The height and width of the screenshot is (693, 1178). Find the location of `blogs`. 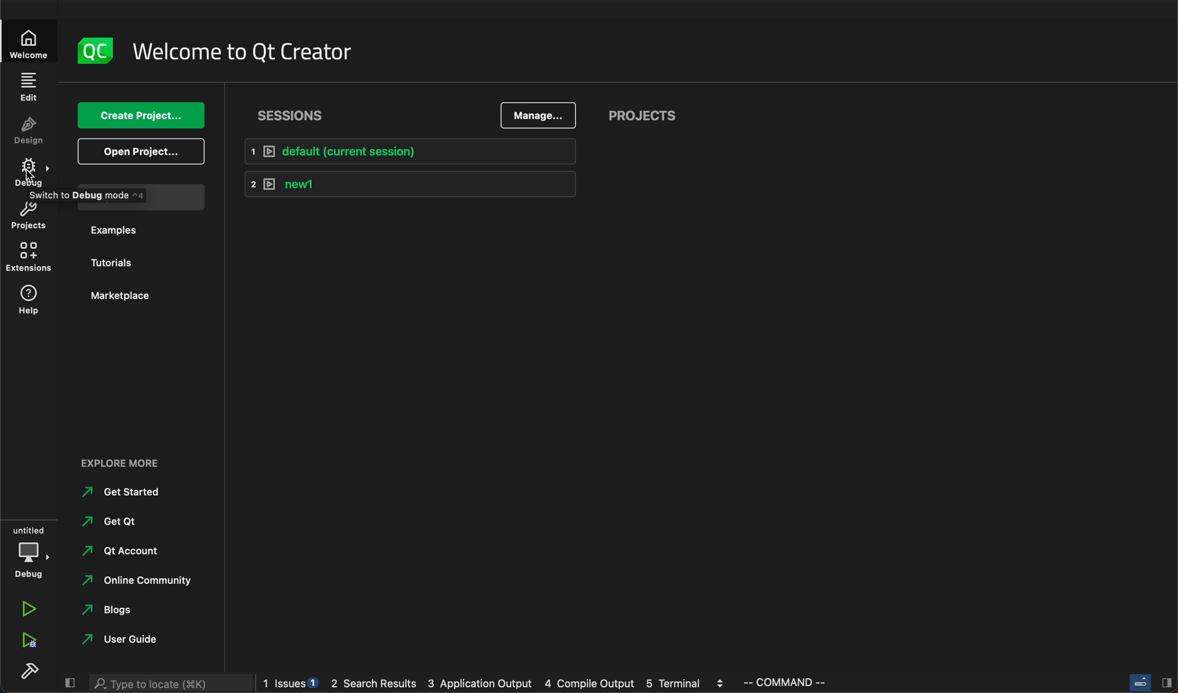

blogs is located at coordinates (120, 612).